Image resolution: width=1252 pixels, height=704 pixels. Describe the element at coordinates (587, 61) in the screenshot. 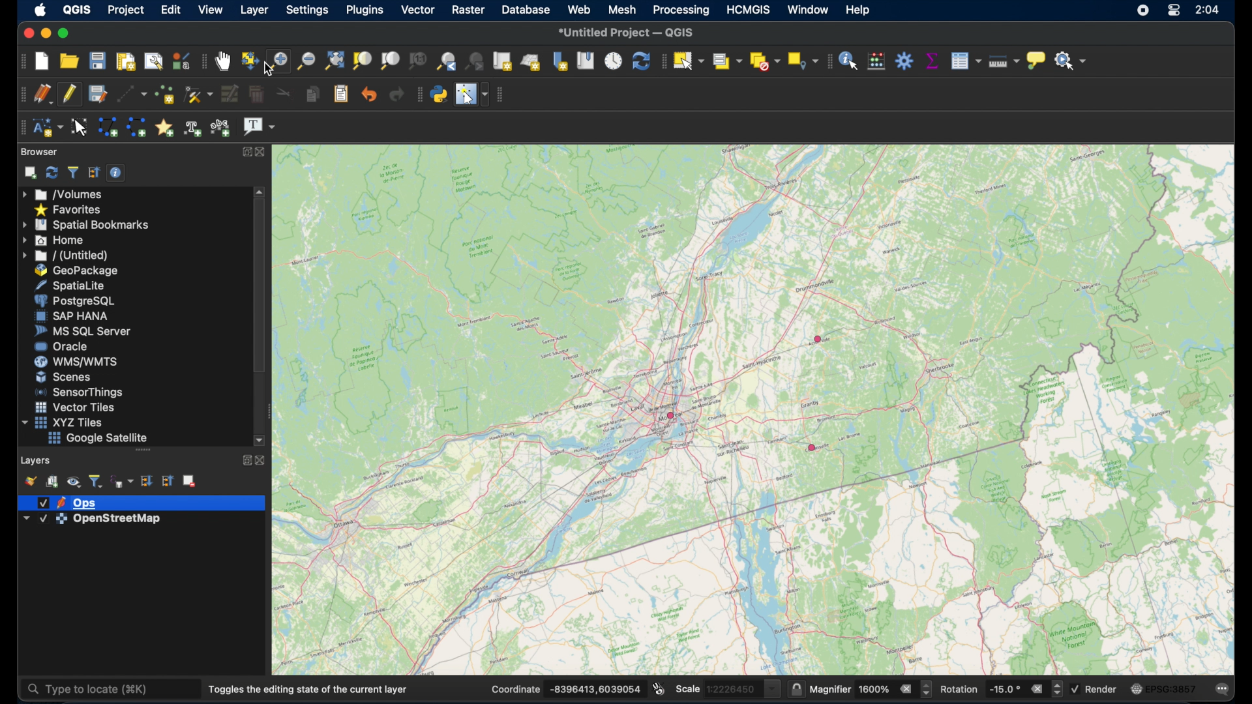

I see `show spatial bookmarks` at that location.